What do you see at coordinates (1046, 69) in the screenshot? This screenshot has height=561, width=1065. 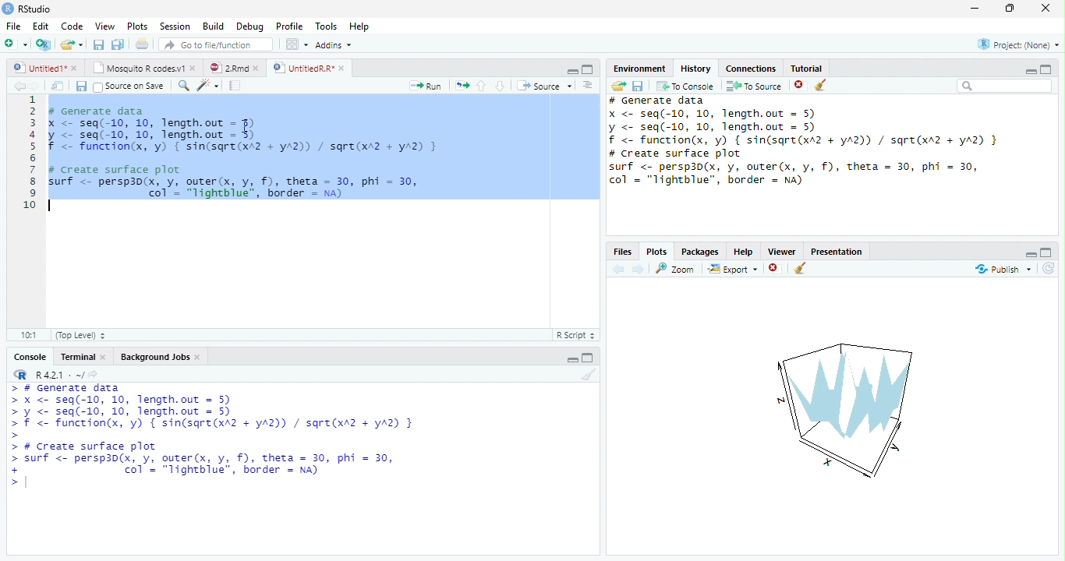 I see `maximize` at bounding box center [1046, 69].